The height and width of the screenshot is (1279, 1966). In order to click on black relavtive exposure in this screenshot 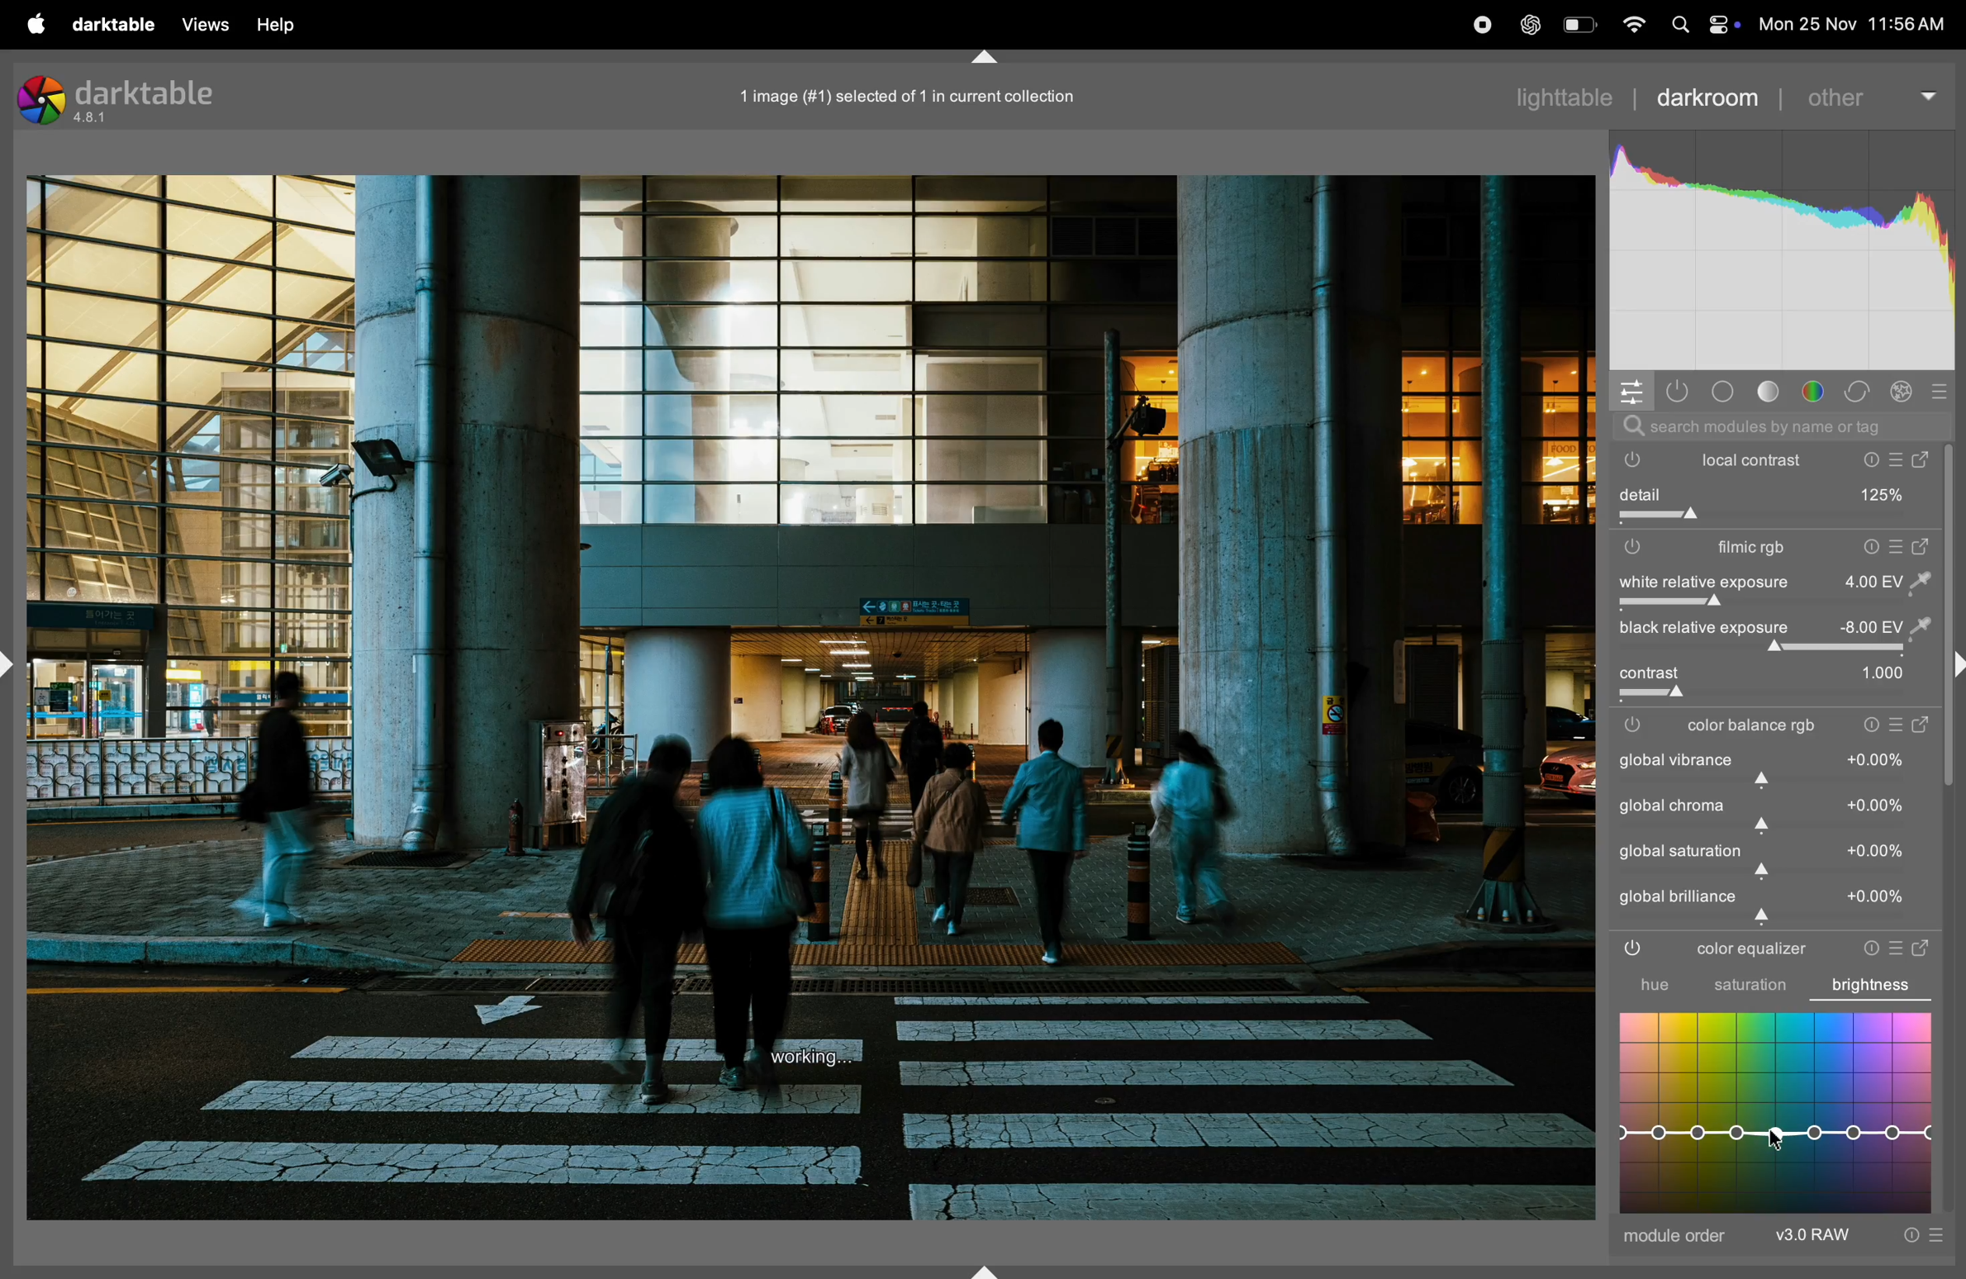, I will do `click(1700, 629)`.